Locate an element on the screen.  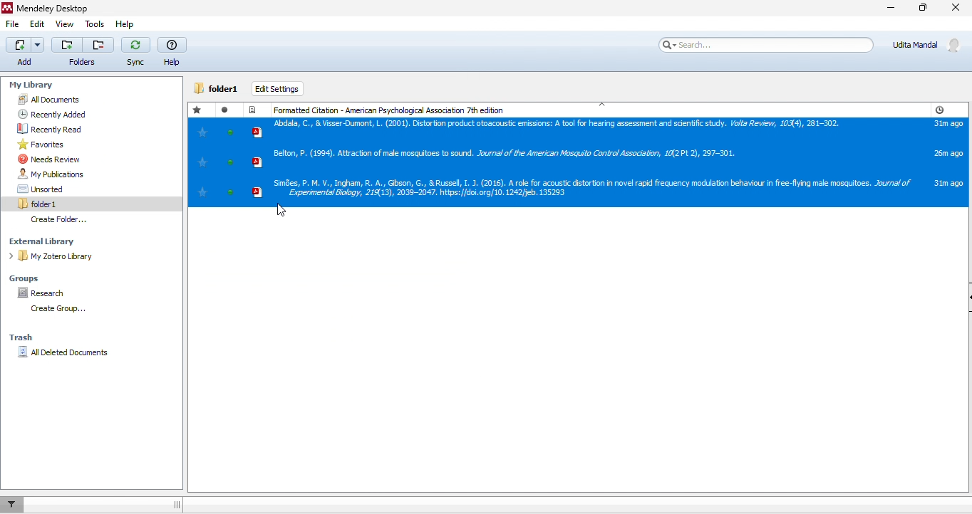
my library is located at coordinates (64, 85).